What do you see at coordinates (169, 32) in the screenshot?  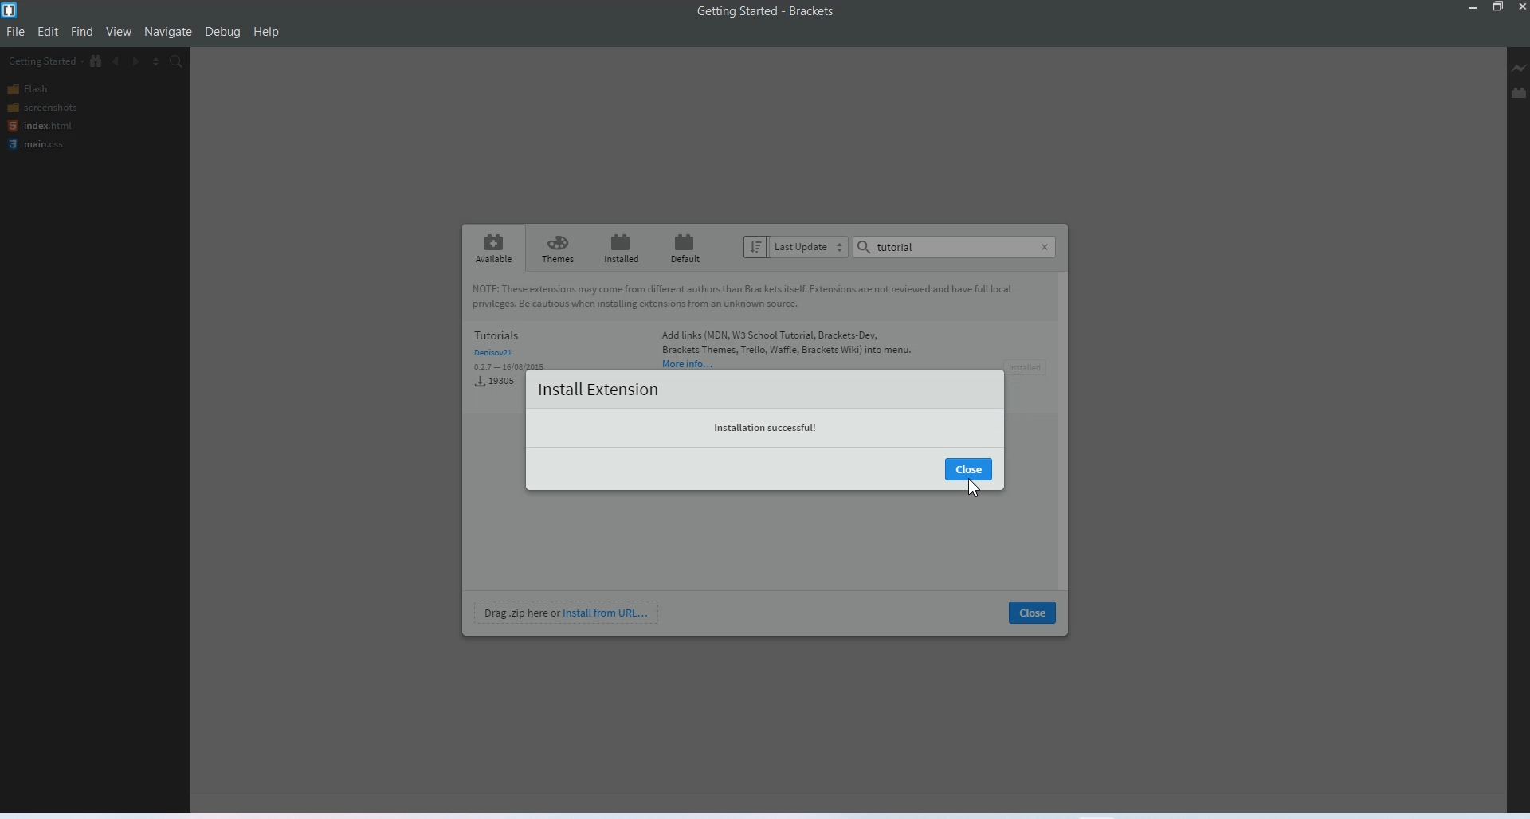 I see `Navigate` at bounding box center [169, 32].